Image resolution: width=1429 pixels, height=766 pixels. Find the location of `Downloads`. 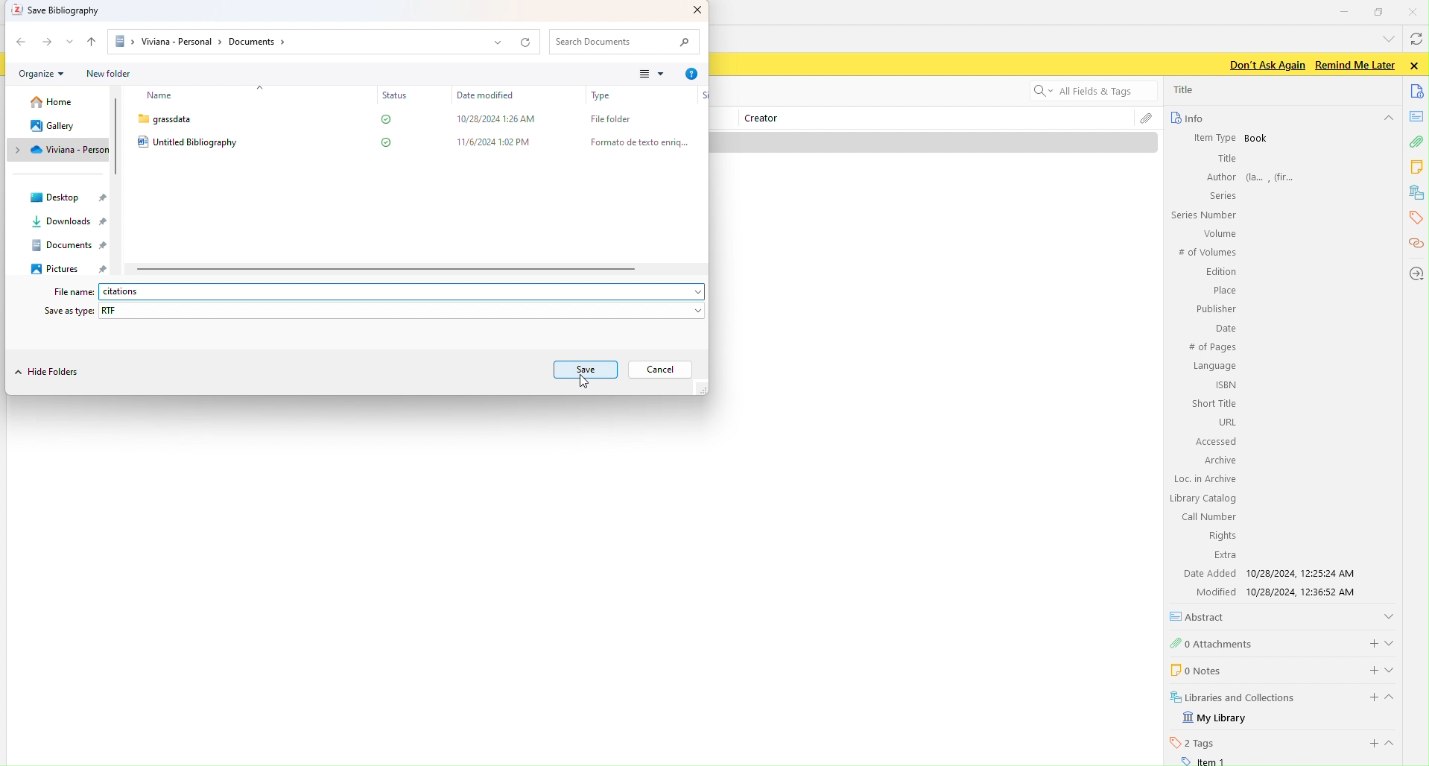

Downloads is located at coordinates (61, 224).